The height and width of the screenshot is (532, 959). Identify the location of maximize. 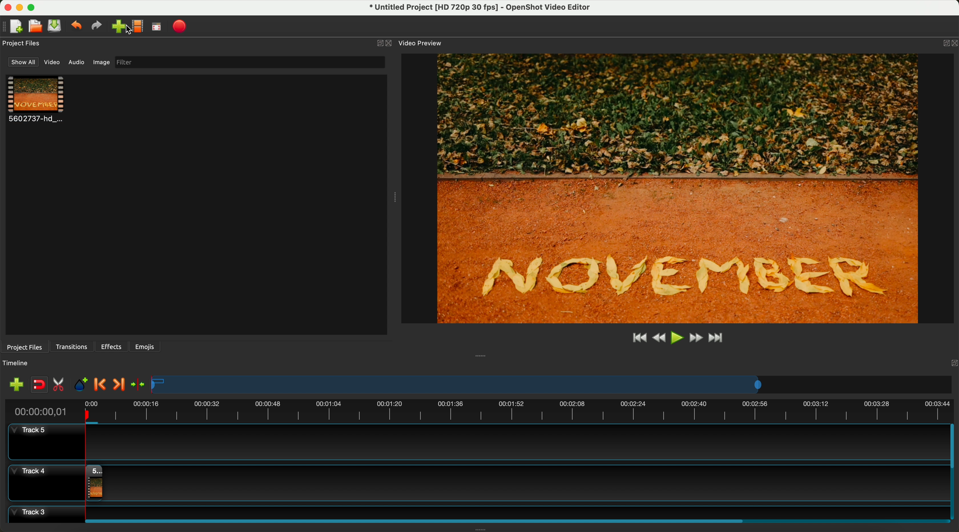
(34, 7).